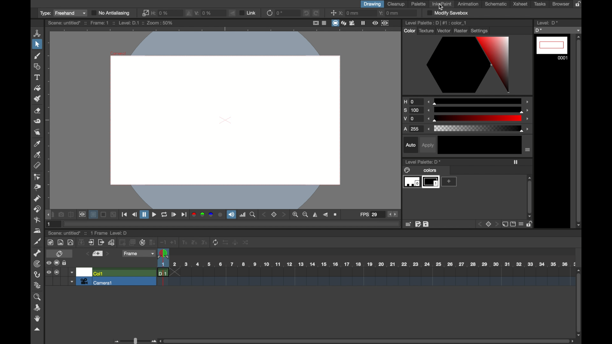  What do you see at coordinates (50, 224) in the screenshot?
I see `1` at bounding box center [50, 224].